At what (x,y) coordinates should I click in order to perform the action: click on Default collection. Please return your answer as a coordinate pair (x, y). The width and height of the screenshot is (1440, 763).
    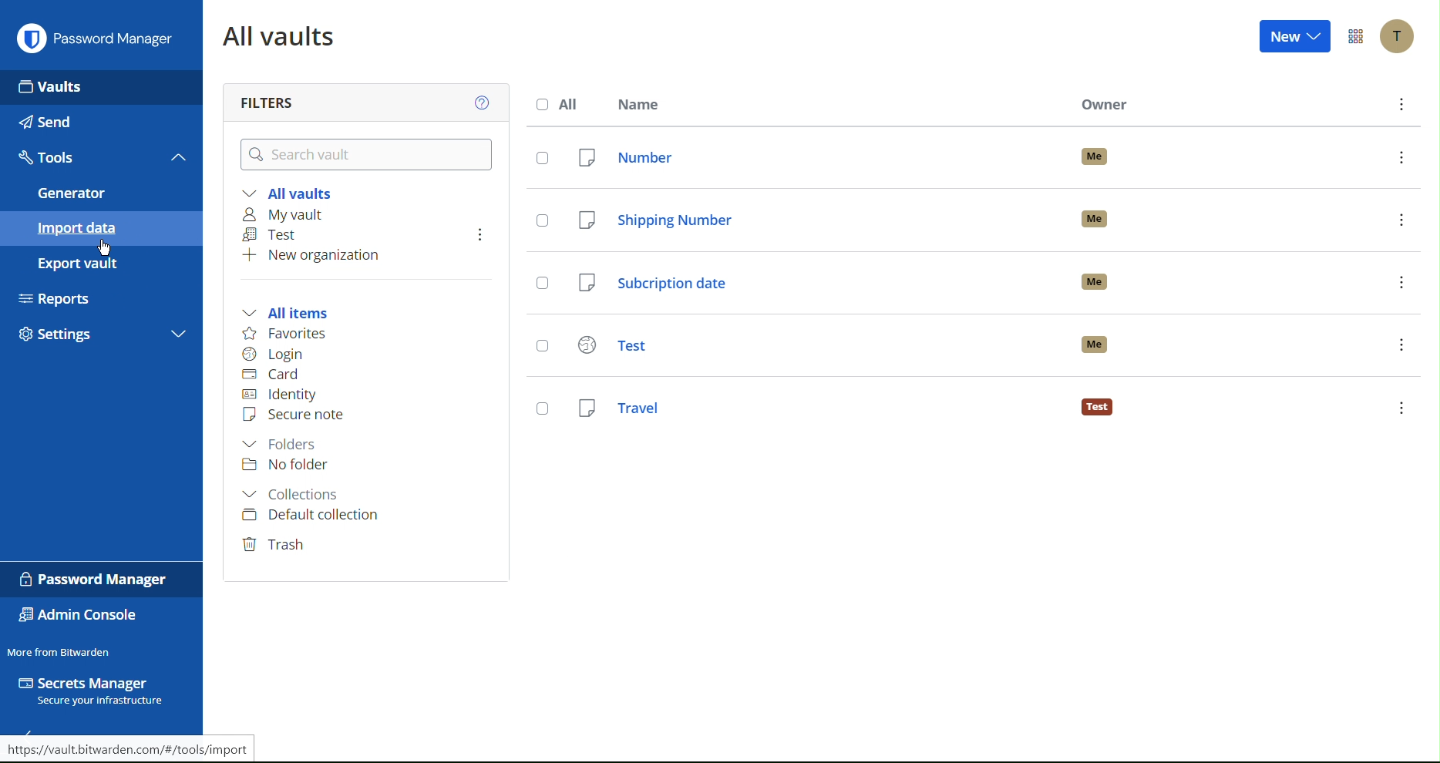
    Looking at the image, I should click on (314, 516).